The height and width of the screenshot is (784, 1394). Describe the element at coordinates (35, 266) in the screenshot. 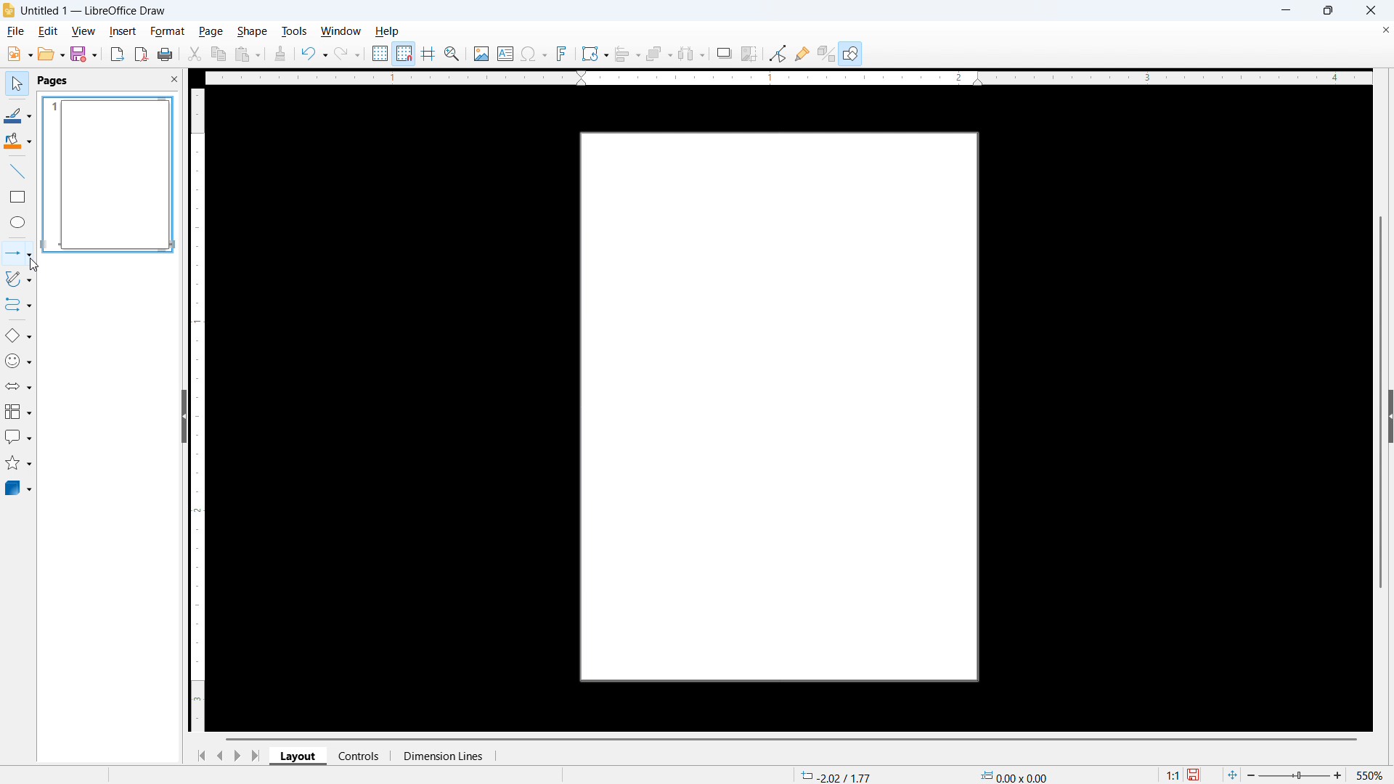

I see `Cursor ` at that location.